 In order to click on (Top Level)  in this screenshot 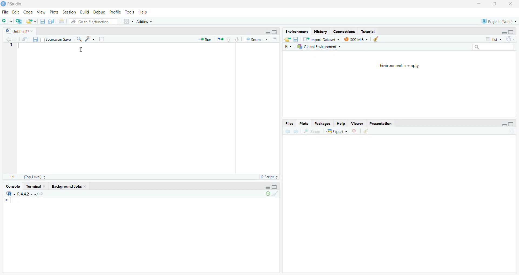, I will do `click(33, 178)`.